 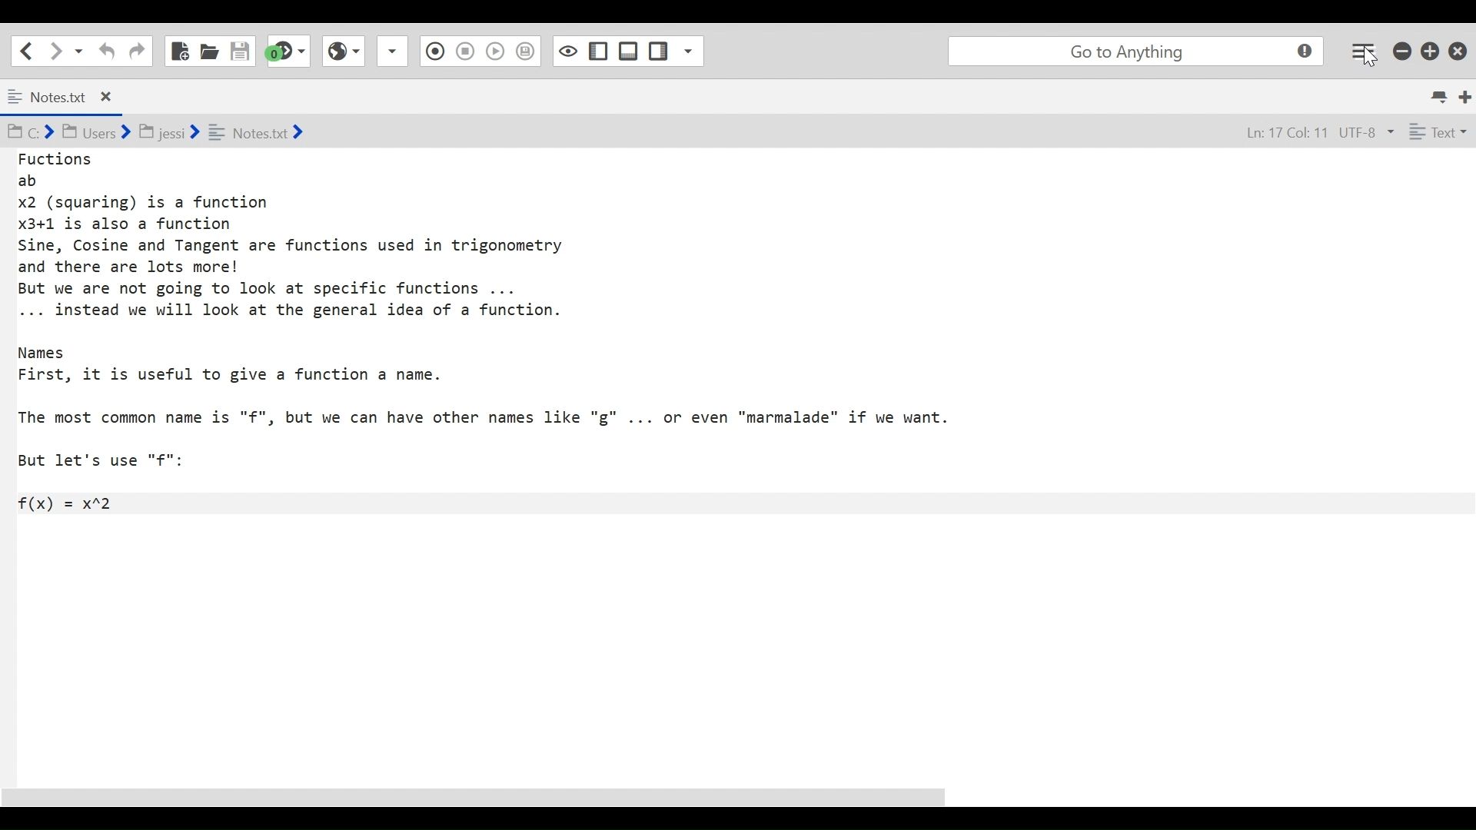 What do you see at coordinates (1404, 49) in the screenshot?
I see `minimize` at bounding box center [1404, 49].